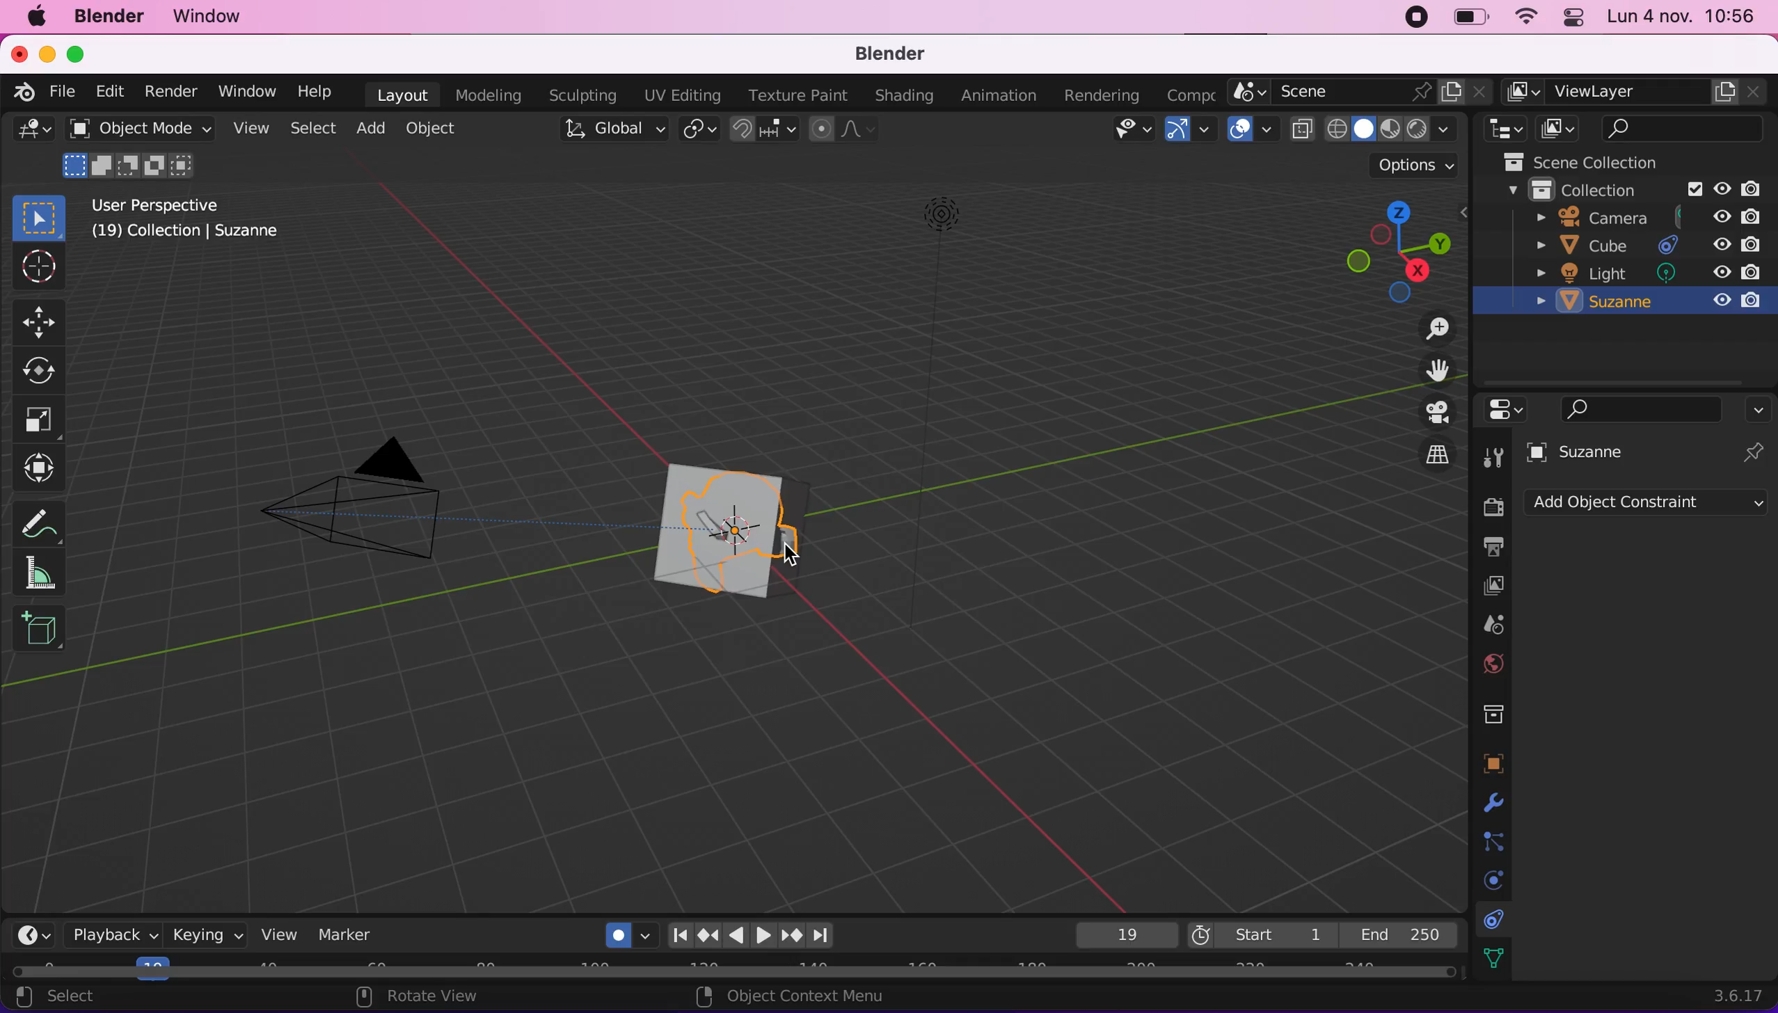 The image size is (1778, 1013). Describe the element at coordinates (761, 129) in the screenshot. I see `snapping` at that location.